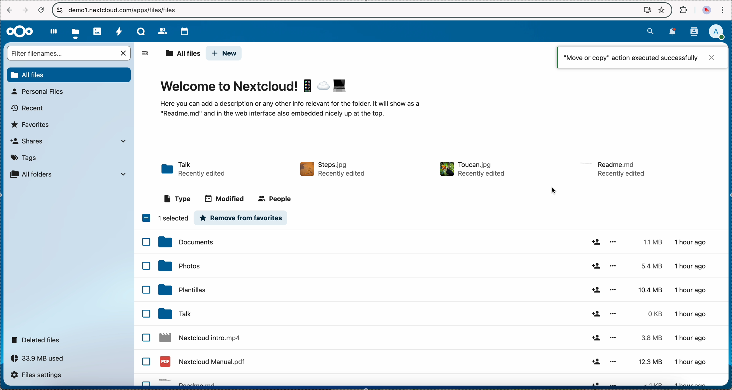 The image size is (732, 390). What do you see at coordinates (472, 169) in the screenshot?
I see `file` at bounding box center [472, 169].